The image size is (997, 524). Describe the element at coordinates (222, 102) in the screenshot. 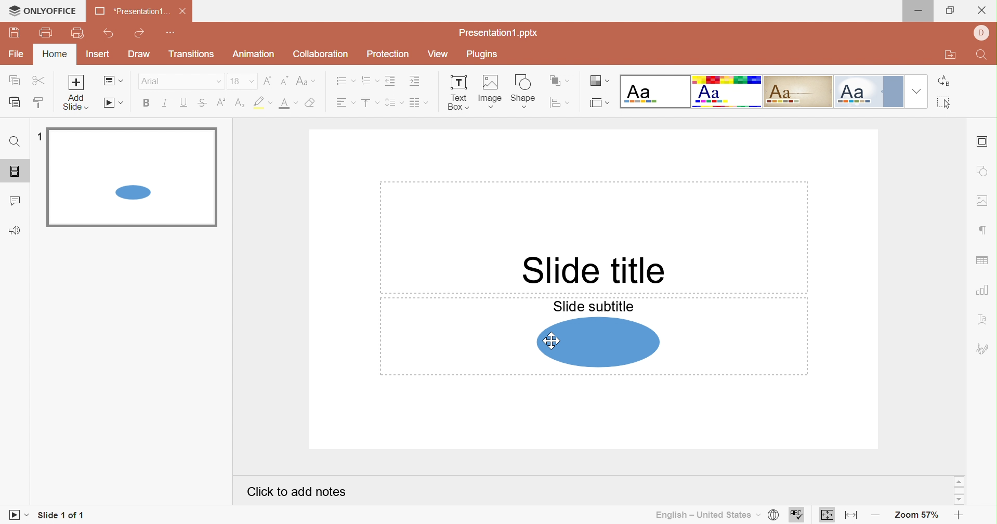

I see `Superscript` at that location.